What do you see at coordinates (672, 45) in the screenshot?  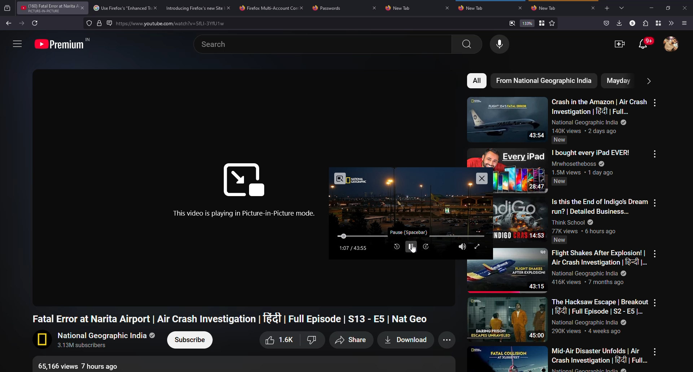 I see `account` at bounding box center [672, 45].